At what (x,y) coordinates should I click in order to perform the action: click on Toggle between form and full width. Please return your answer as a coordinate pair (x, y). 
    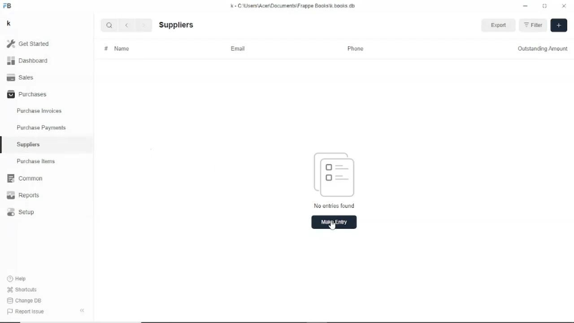
    Looking at the image, I should click on (544, 6).